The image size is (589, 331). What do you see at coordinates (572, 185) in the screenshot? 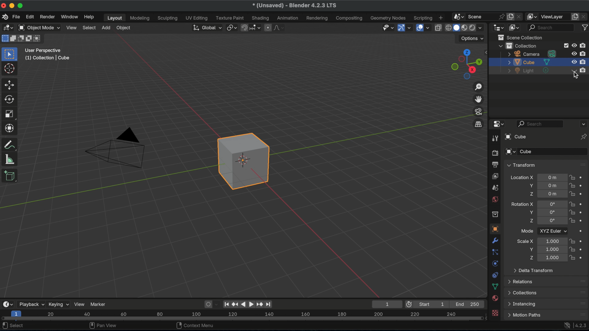
I see `lock location` at bounding box center [572, 185].